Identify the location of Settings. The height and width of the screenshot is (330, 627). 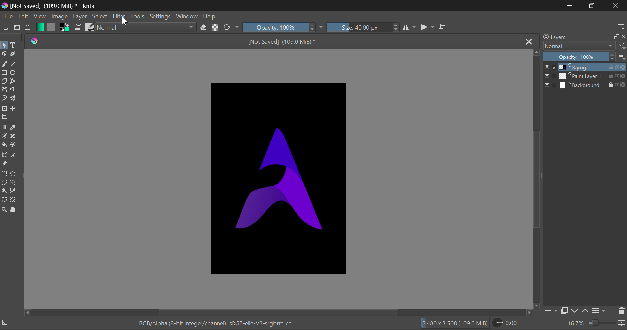
(159, 16).